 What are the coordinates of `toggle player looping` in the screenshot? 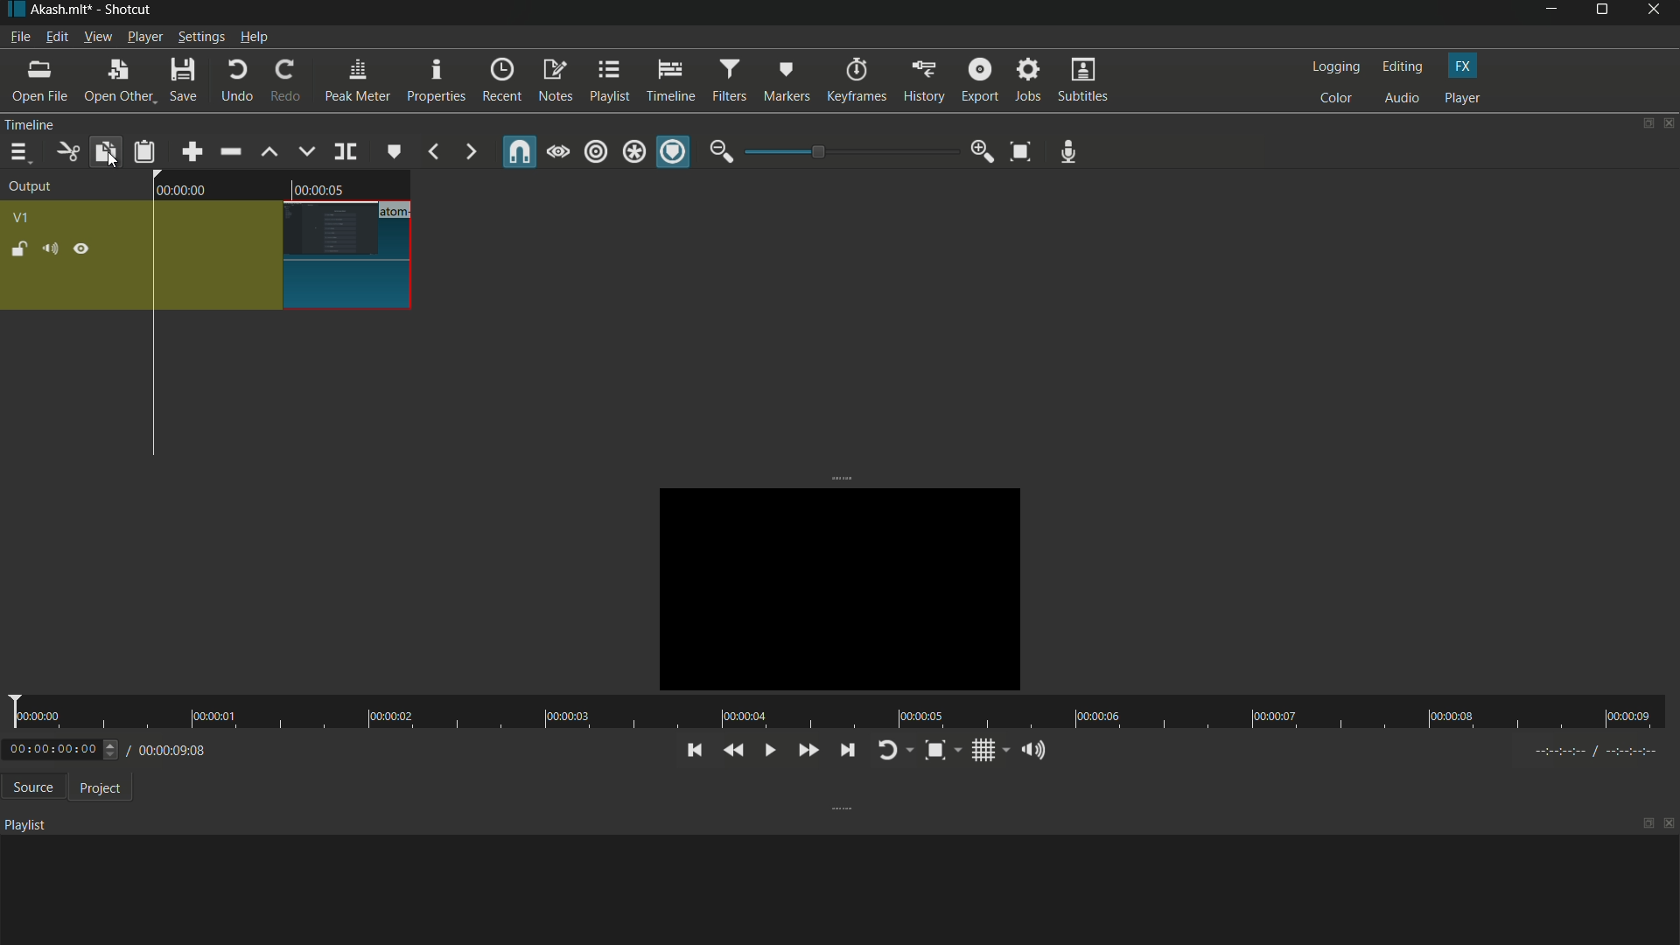 It's located at (892, 752).